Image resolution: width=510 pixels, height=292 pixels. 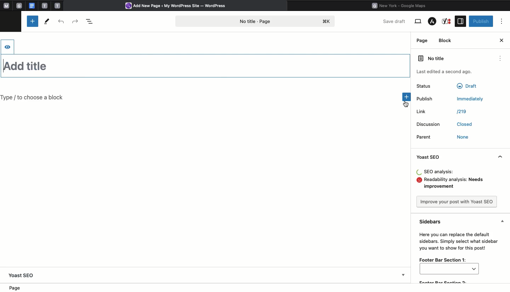 What do you see at coordinates (4, 67) in the screenshot?
I see `text cursor` at bounding box center [4, 67].